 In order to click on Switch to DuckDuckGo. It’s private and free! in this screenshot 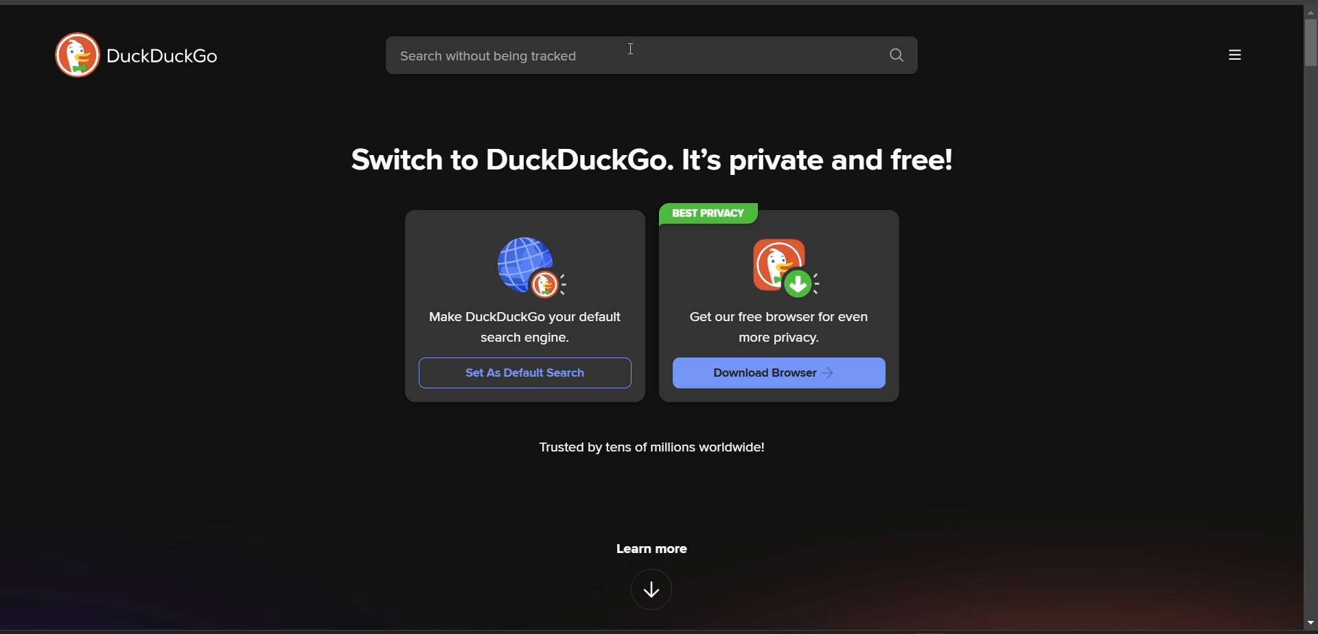, I will do `click(656, 162)`.